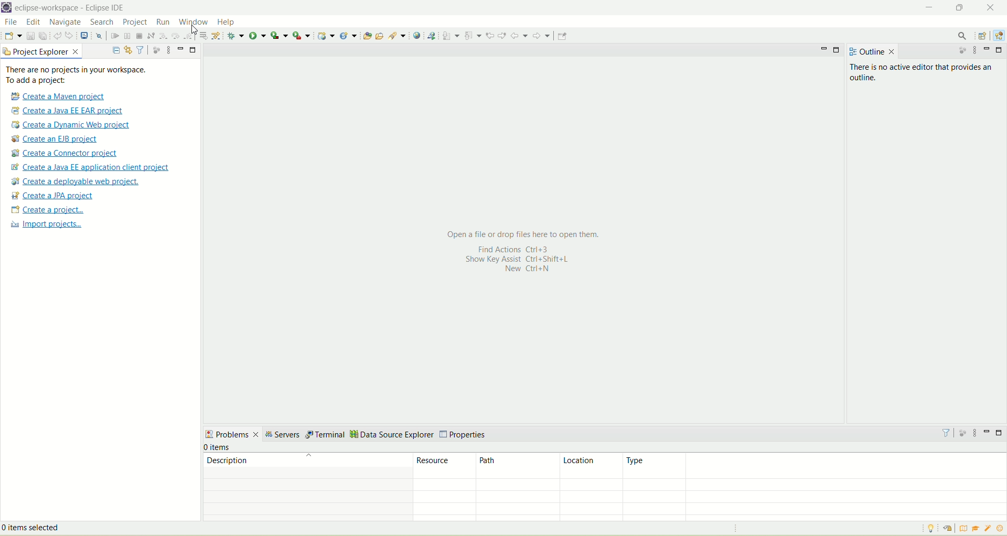 This screenshot has width=1007, height=536. Describe the element at coordinates (519, 36) in the screenshot. I see `back` at that location.